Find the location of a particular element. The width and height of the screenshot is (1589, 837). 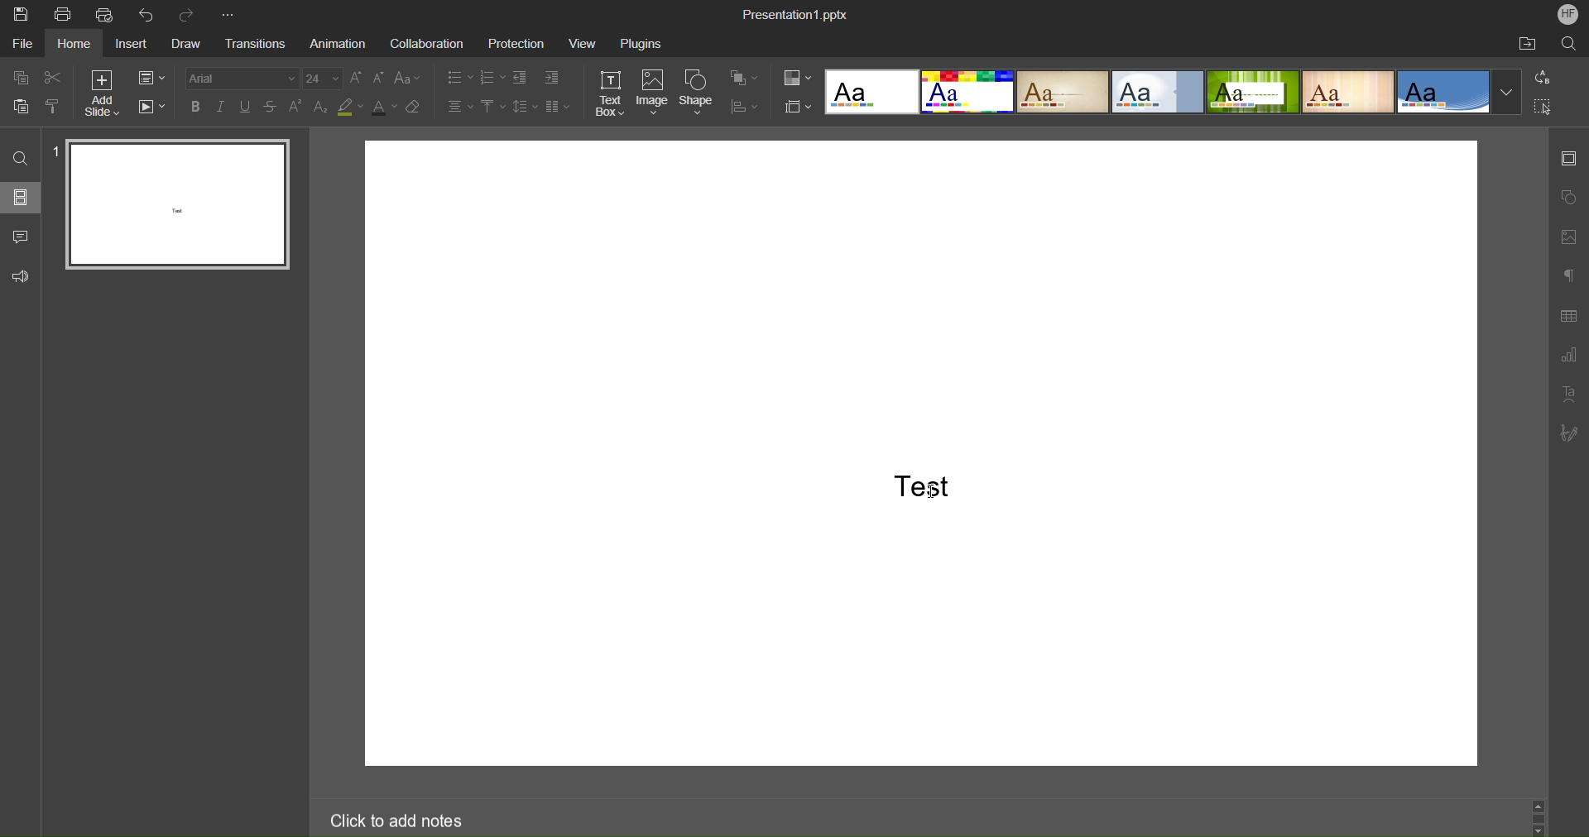

File is located at coordinates (22, 45).